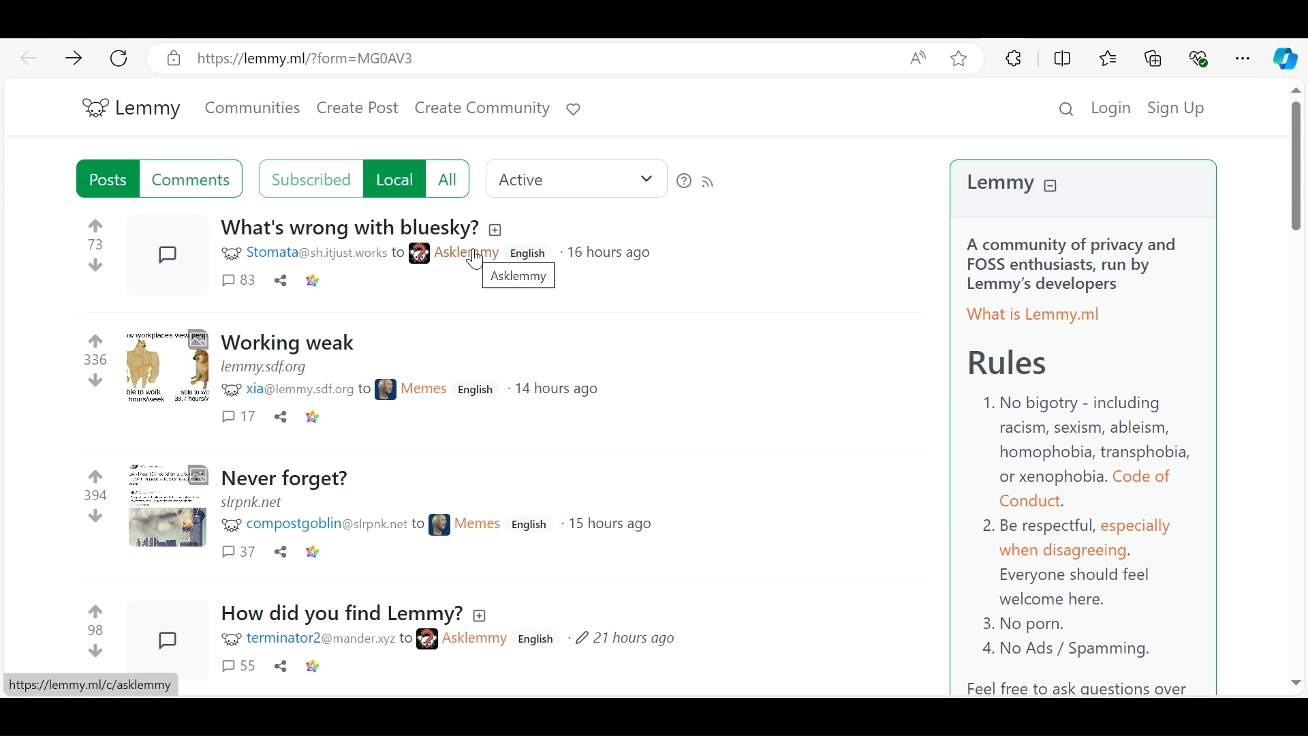  Describe the element at coordinates (708, 181) in the screenshot. I see `RSS` at that location.